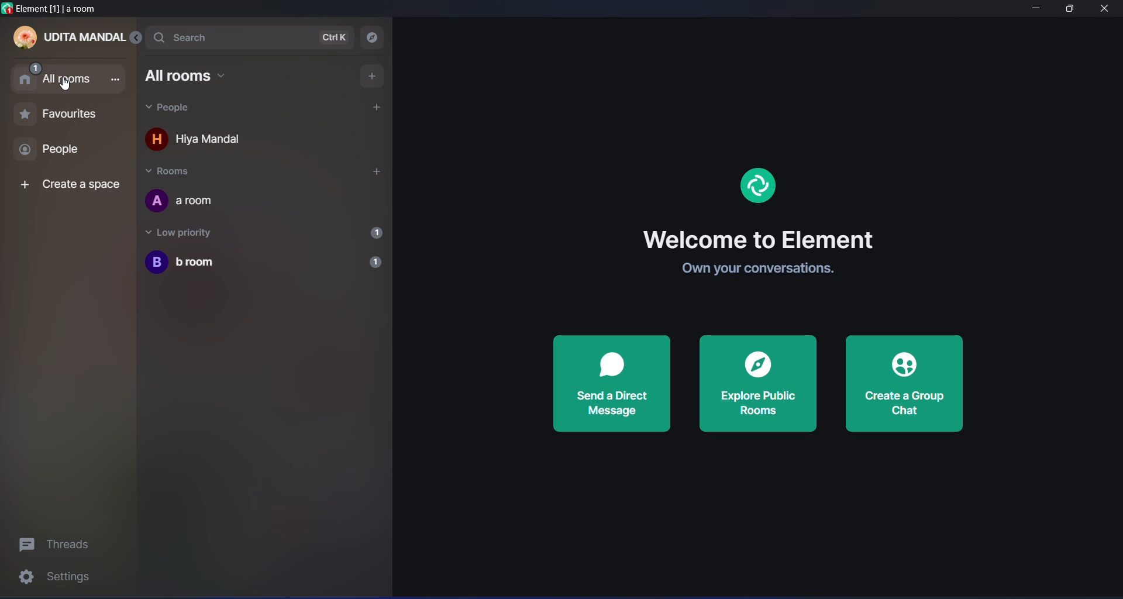  What do you see at coordinates (370, 75) in the screenshot?
I see `add room` at bounding box center [370, 75].